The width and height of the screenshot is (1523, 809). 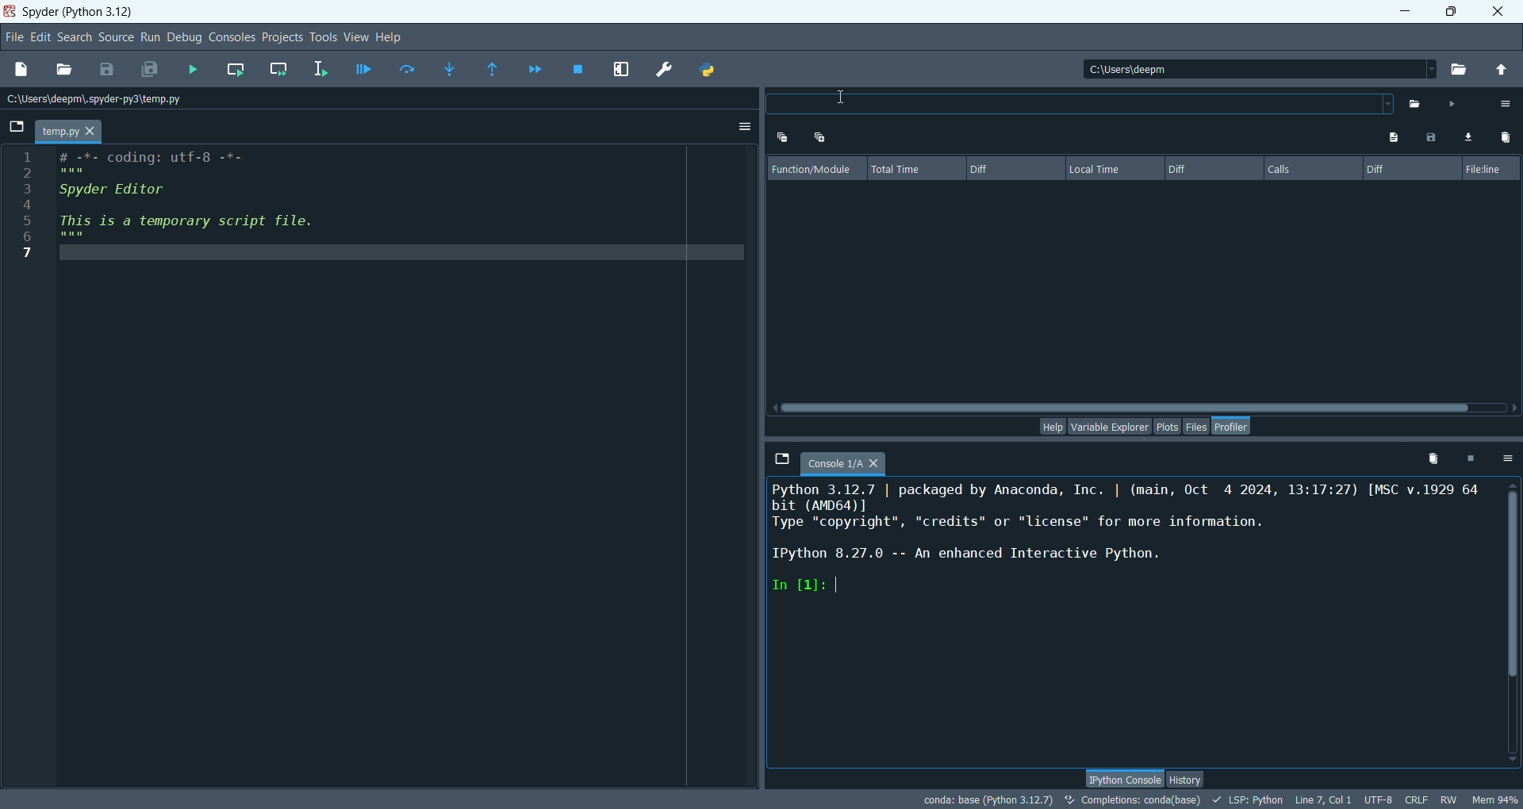 What do you see at coordinates (825, 137) in the screenshot?
I see `expand one level down` at bounding box center [825, 137].